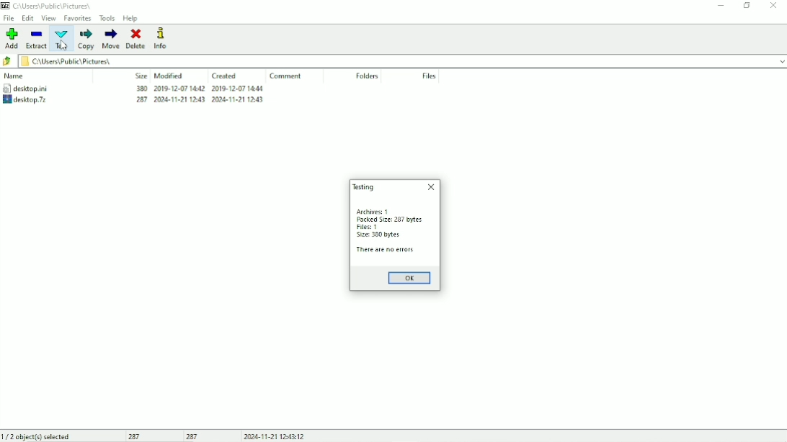 This screenshot has width=787, height=442. What do you see at coordinates (6, 5) in the screenshot?
I see `7 zip logo` at bounding box center [6, 5].